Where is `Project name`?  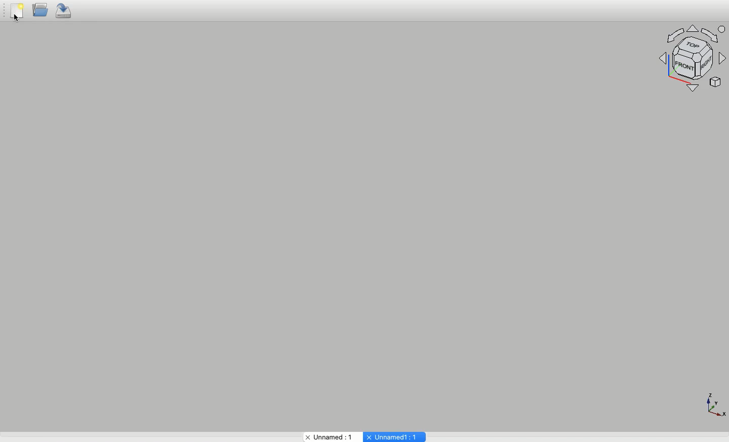 Project name is located at coordinates (328, 436).